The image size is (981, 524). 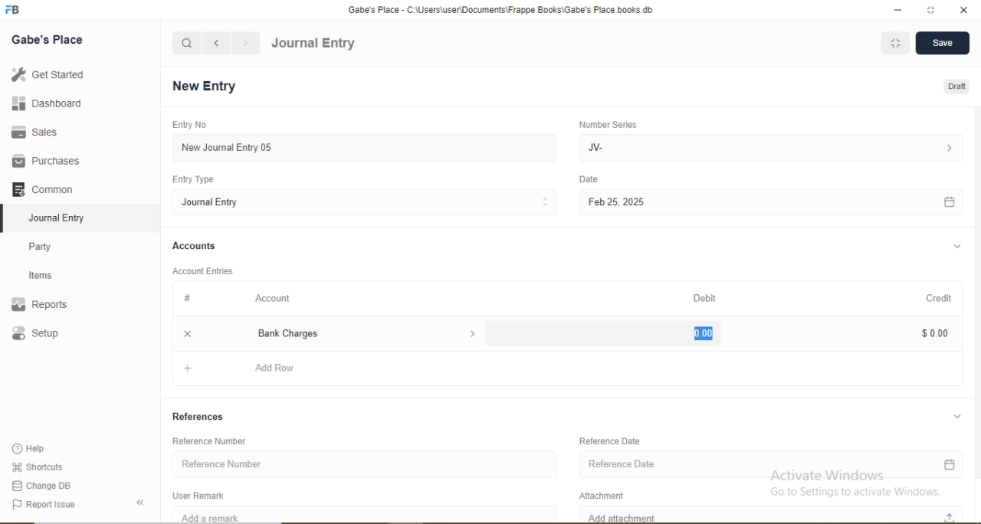 I want to click on collapse/expand, so click(x=957, y=414).